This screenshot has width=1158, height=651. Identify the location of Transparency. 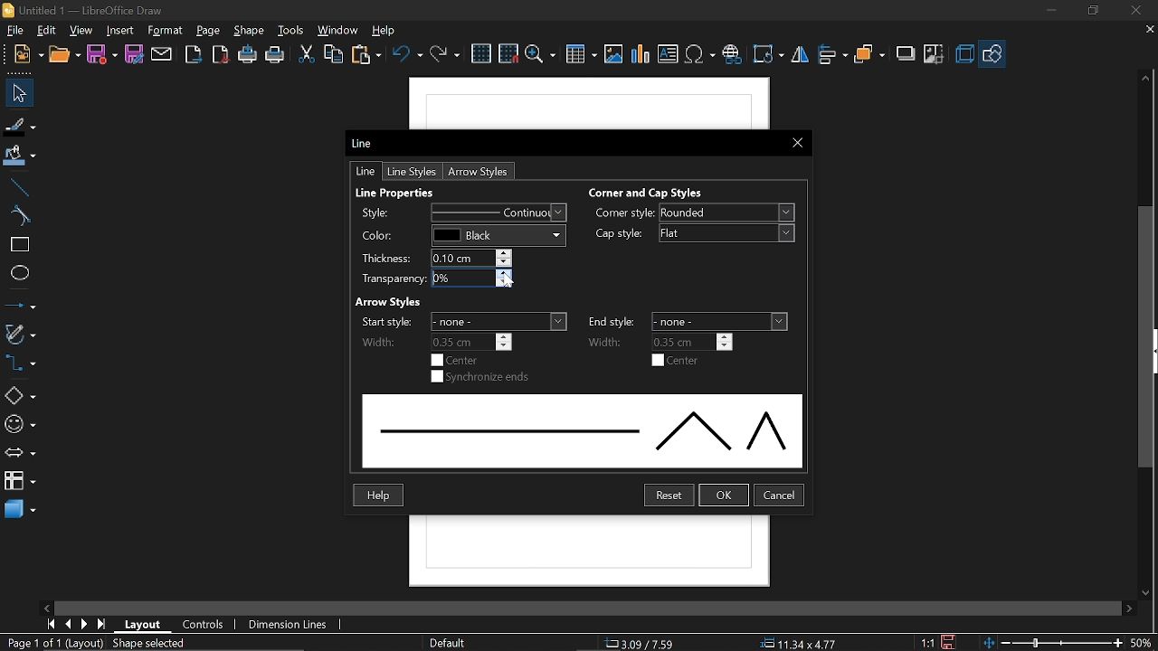
(433, 278).